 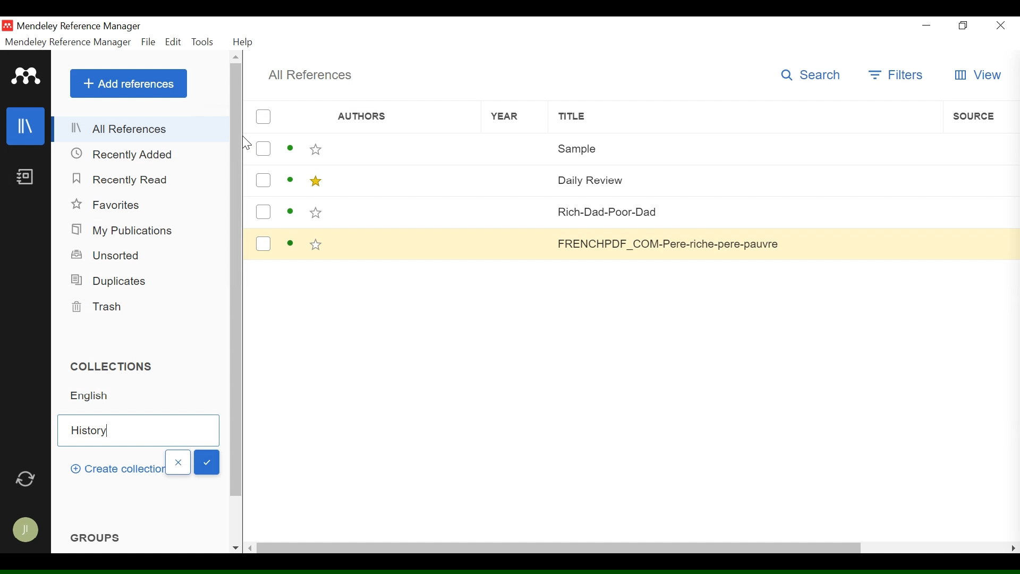 What do you see at coordinates (25, 179) in the screenshot?
I see `Notebook` at bounding box center [25, 179].